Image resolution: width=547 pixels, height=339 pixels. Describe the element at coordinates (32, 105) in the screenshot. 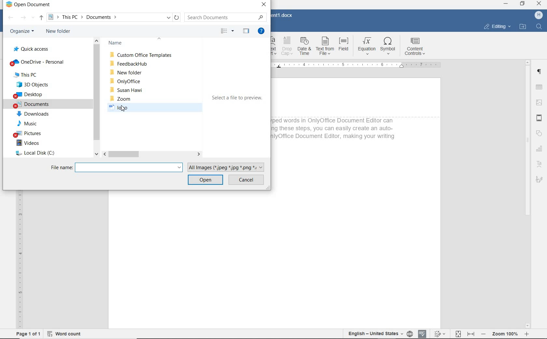

I see `DOCUMENTS` at that location.